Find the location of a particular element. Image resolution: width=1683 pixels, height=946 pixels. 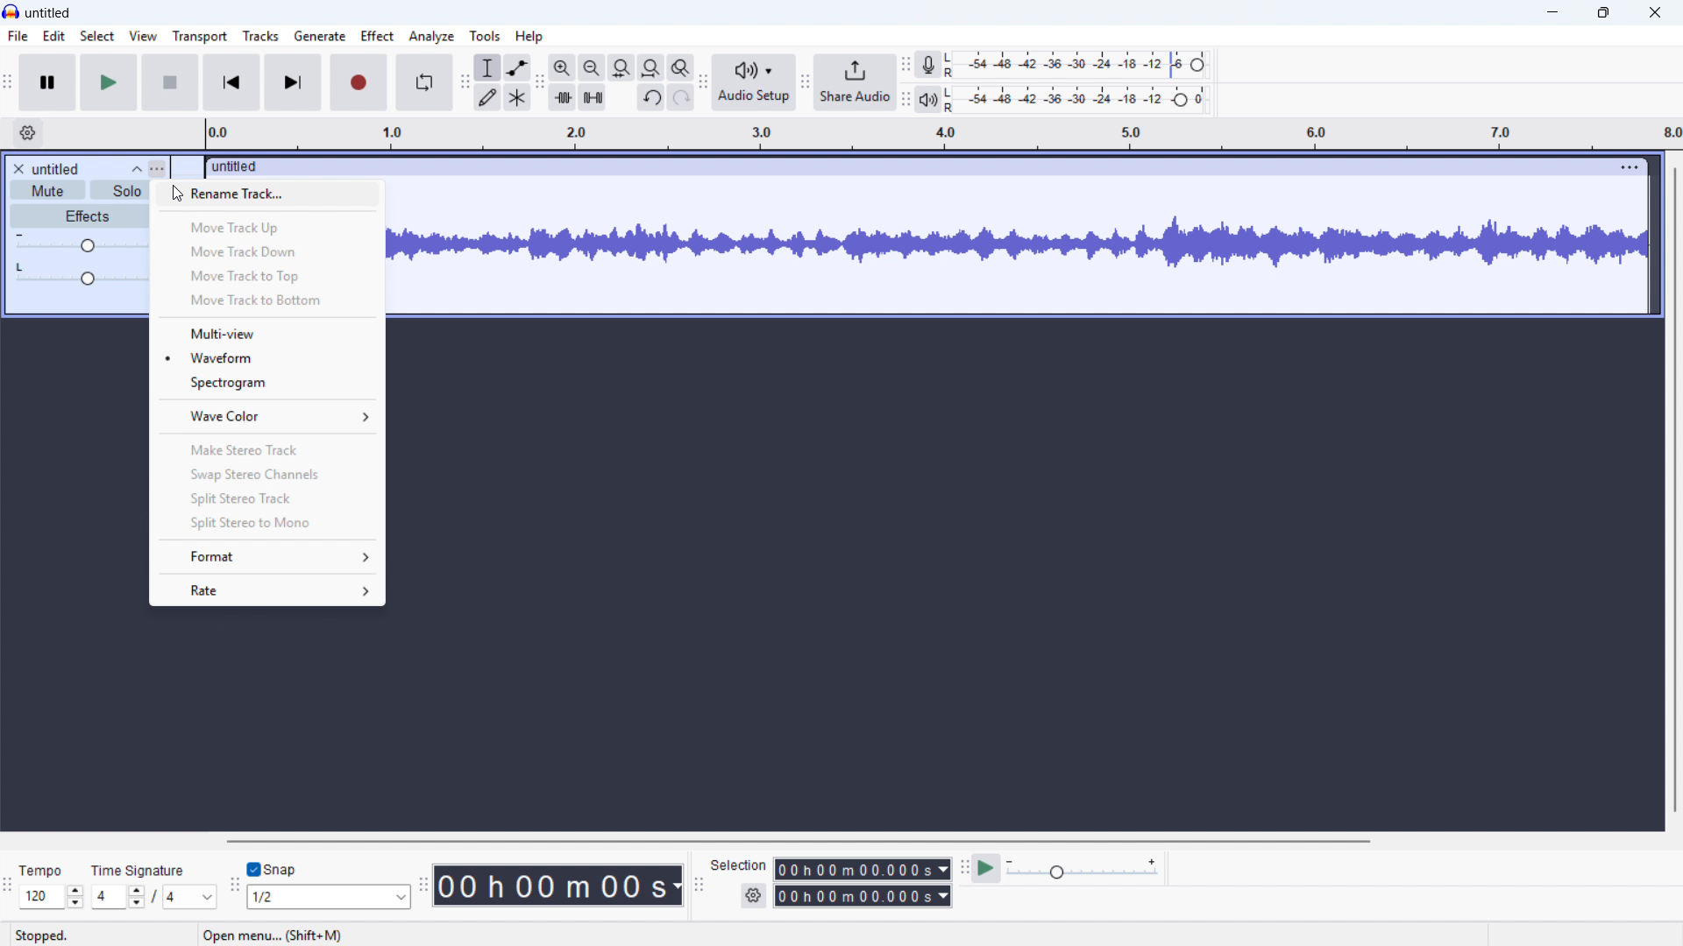

untitled is located at coordinates (48, 14).